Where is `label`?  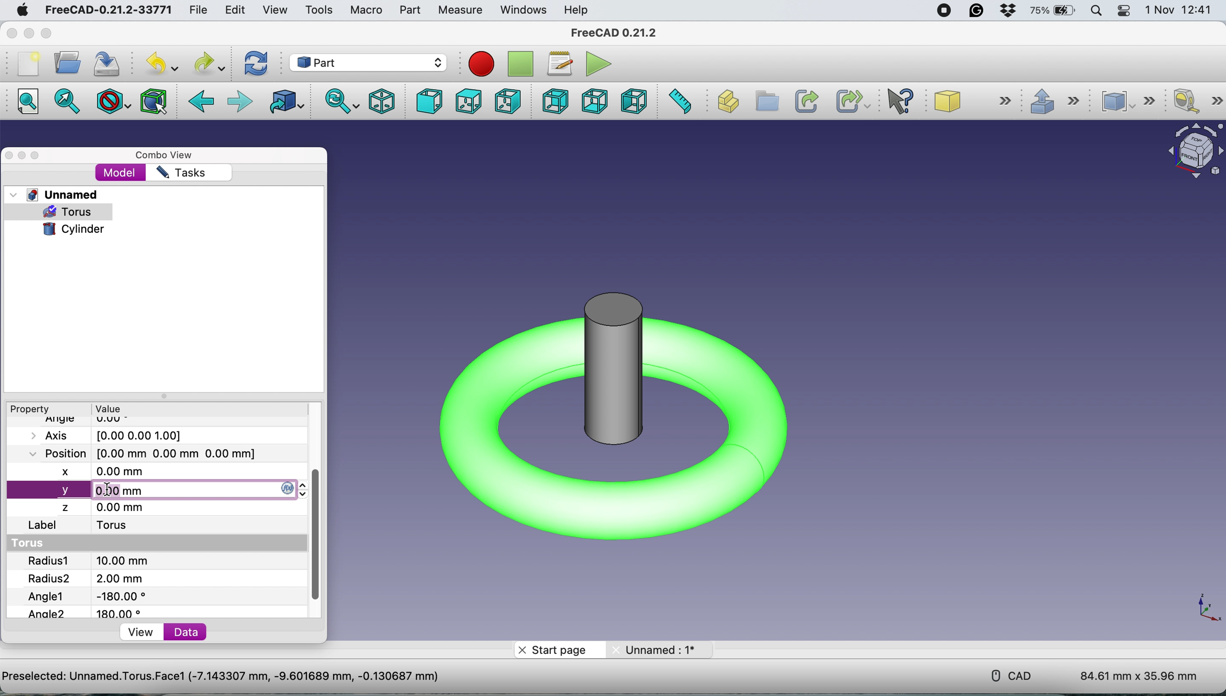
label is located at coordinates (44, 526).